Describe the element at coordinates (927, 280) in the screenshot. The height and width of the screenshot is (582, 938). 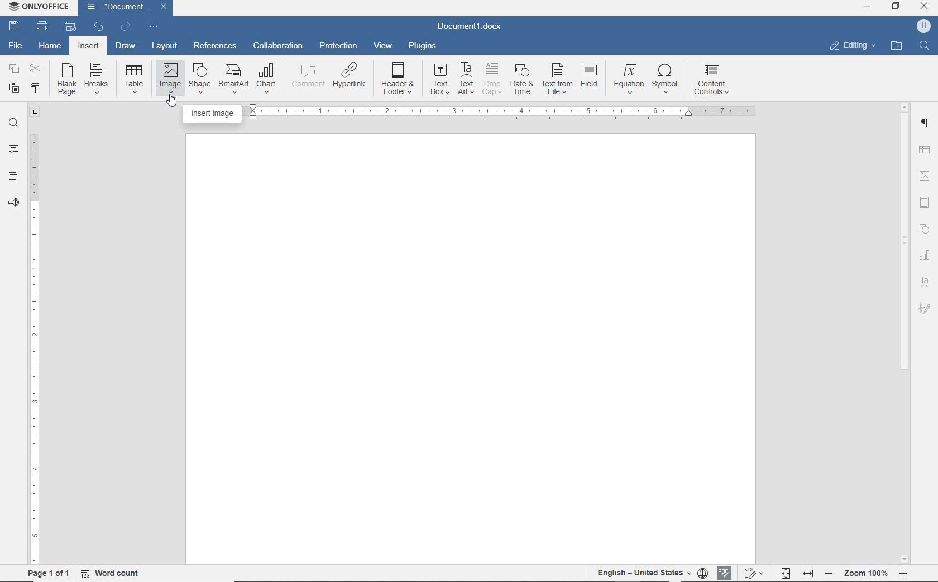
I see `TextArt` at that location.